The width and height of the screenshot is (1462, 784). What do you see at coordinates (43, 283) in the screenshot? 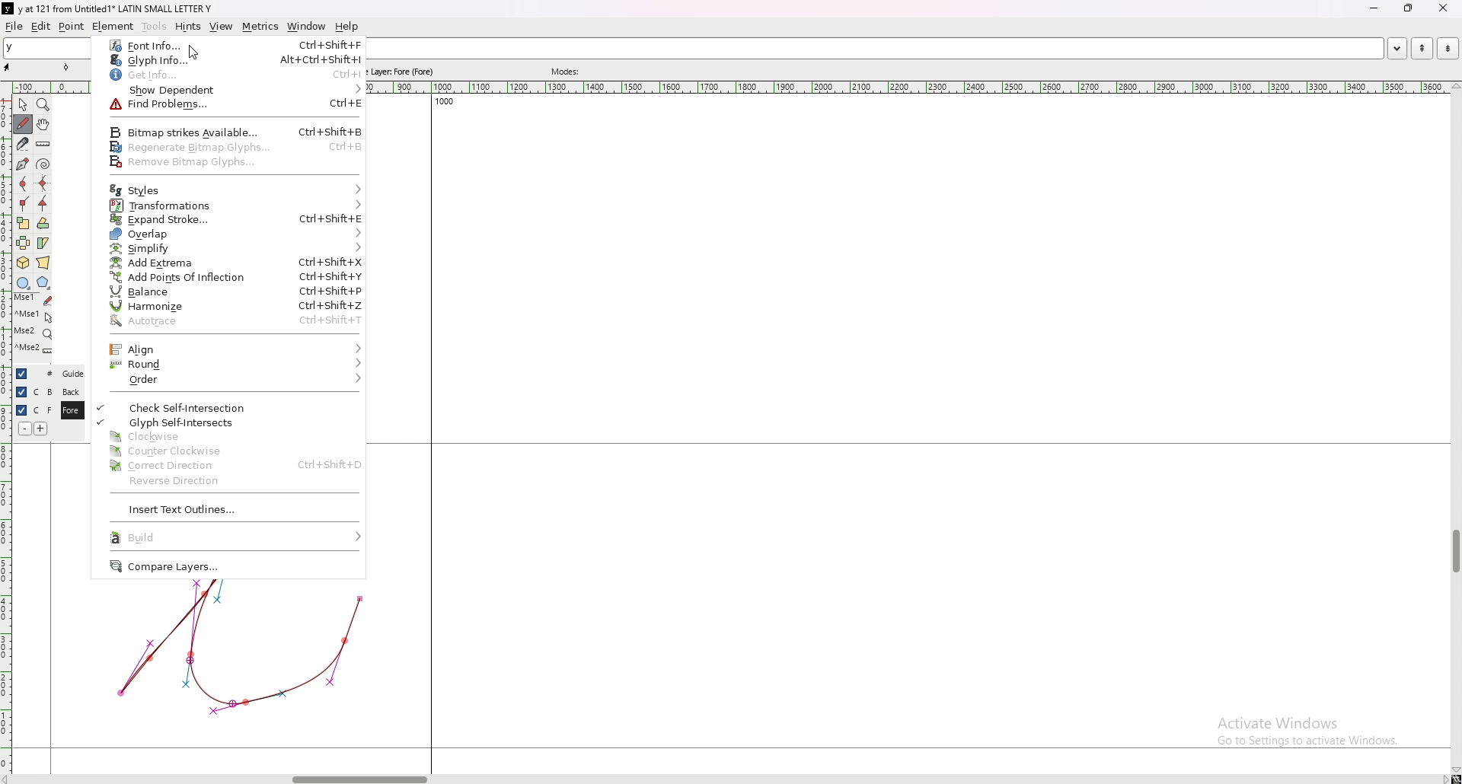
I see `polygon or star` at bounding box center [43, 283].